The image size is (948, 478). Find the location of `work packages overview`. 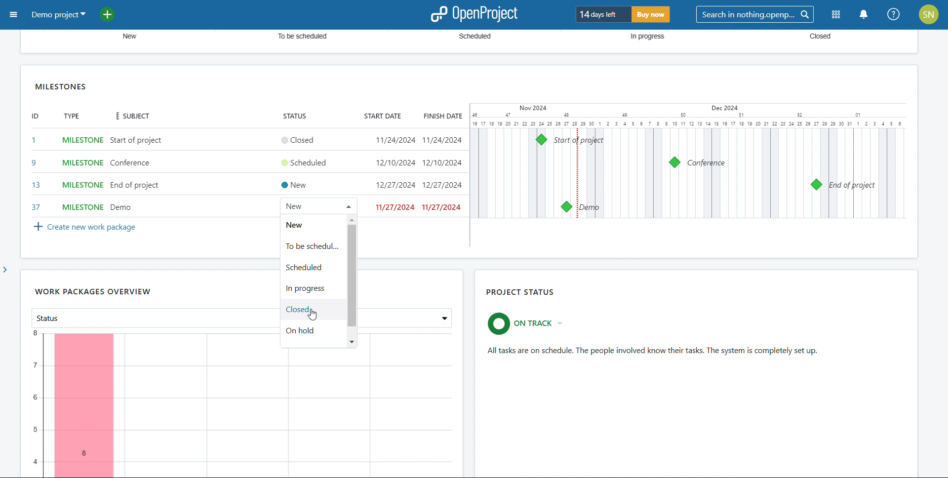

work packages overview is located at coordinates (92, 292).